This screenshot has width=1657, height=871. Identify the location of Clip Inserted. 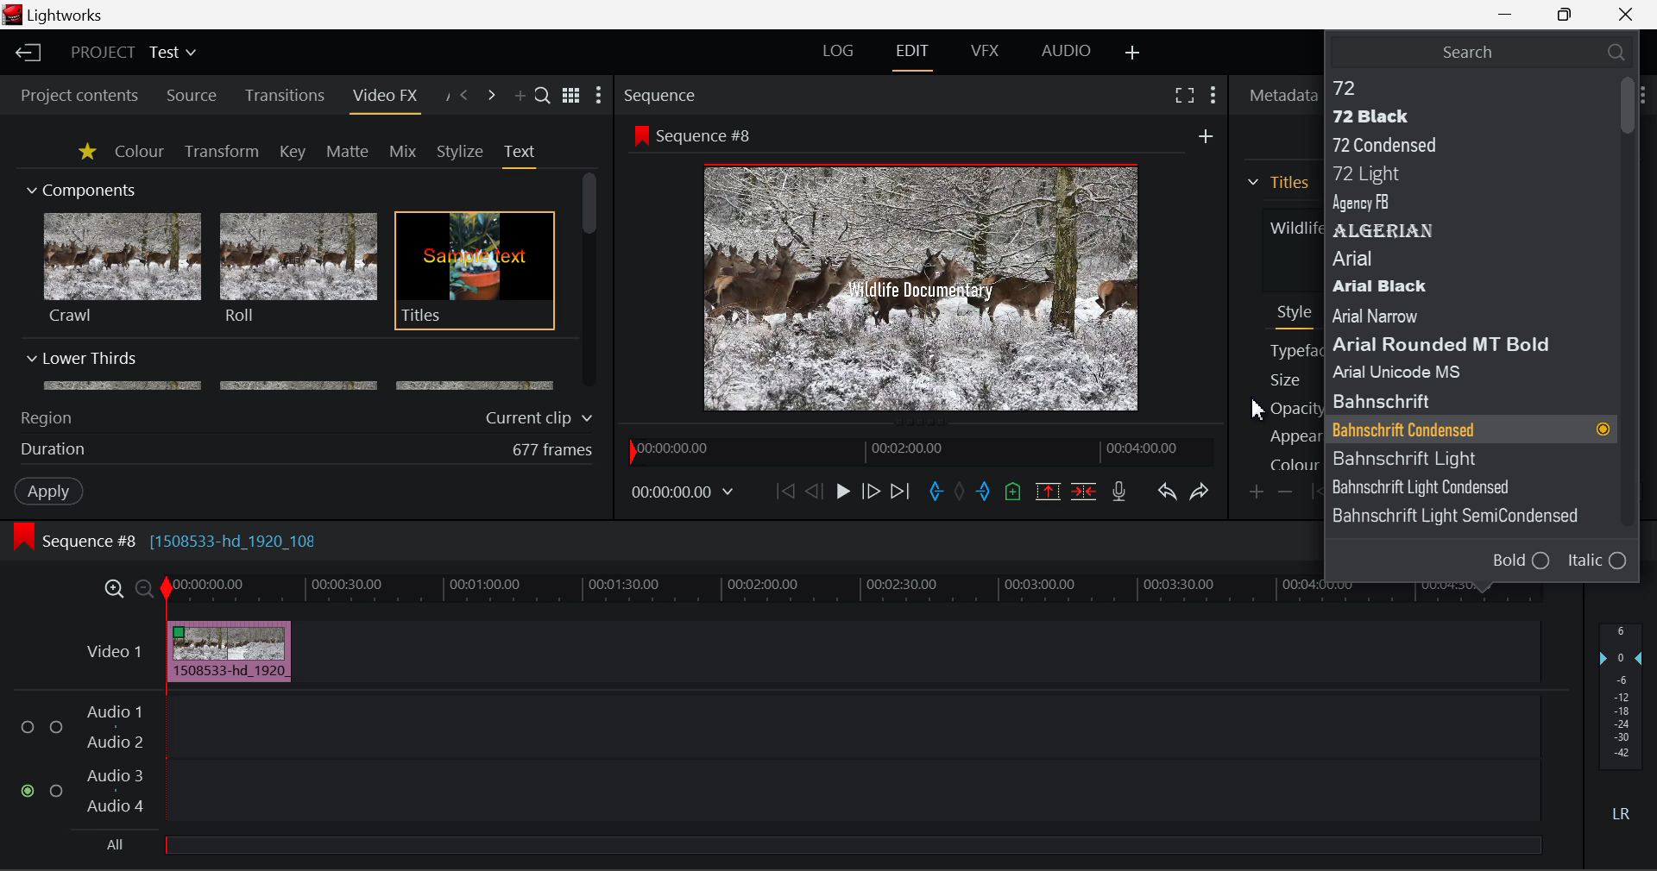
(224, 652).